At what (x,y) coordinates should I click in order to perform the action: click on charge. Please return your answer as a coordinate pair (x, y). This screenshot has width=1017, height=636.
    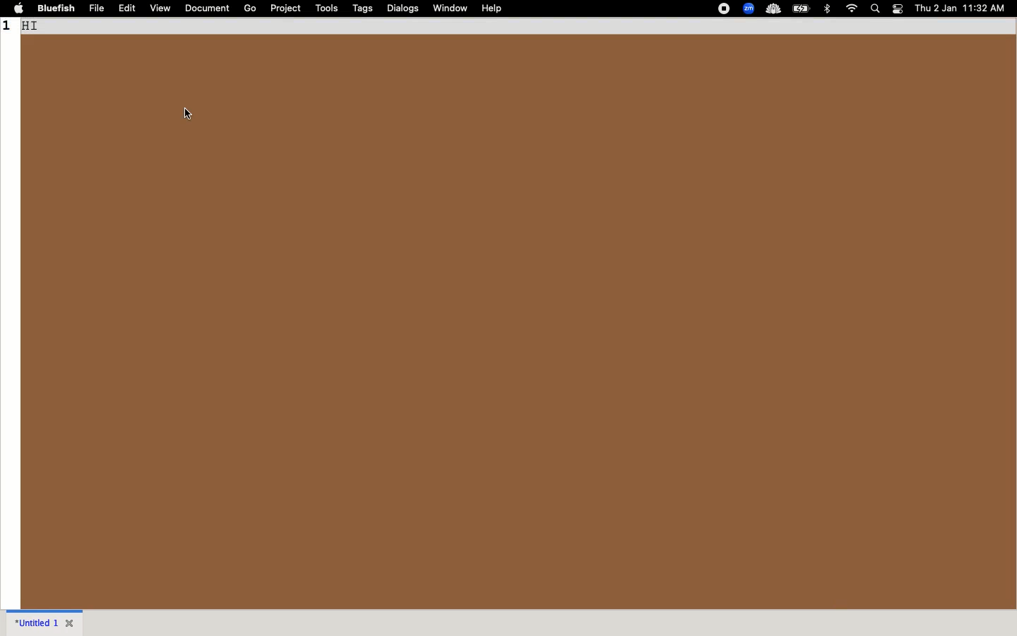
    Looking at the image, I should click on (803, 8).